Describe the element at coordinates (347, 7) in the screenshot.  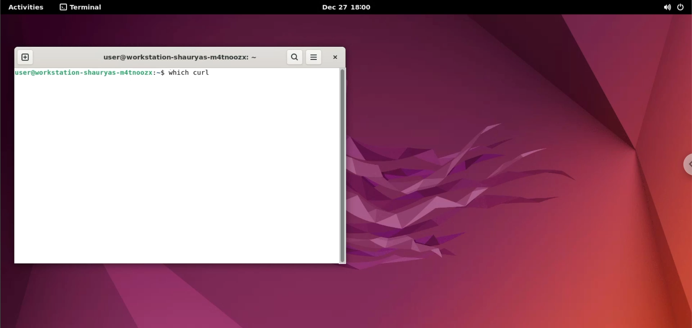
I see ` Dec 27 18:00` at that location.